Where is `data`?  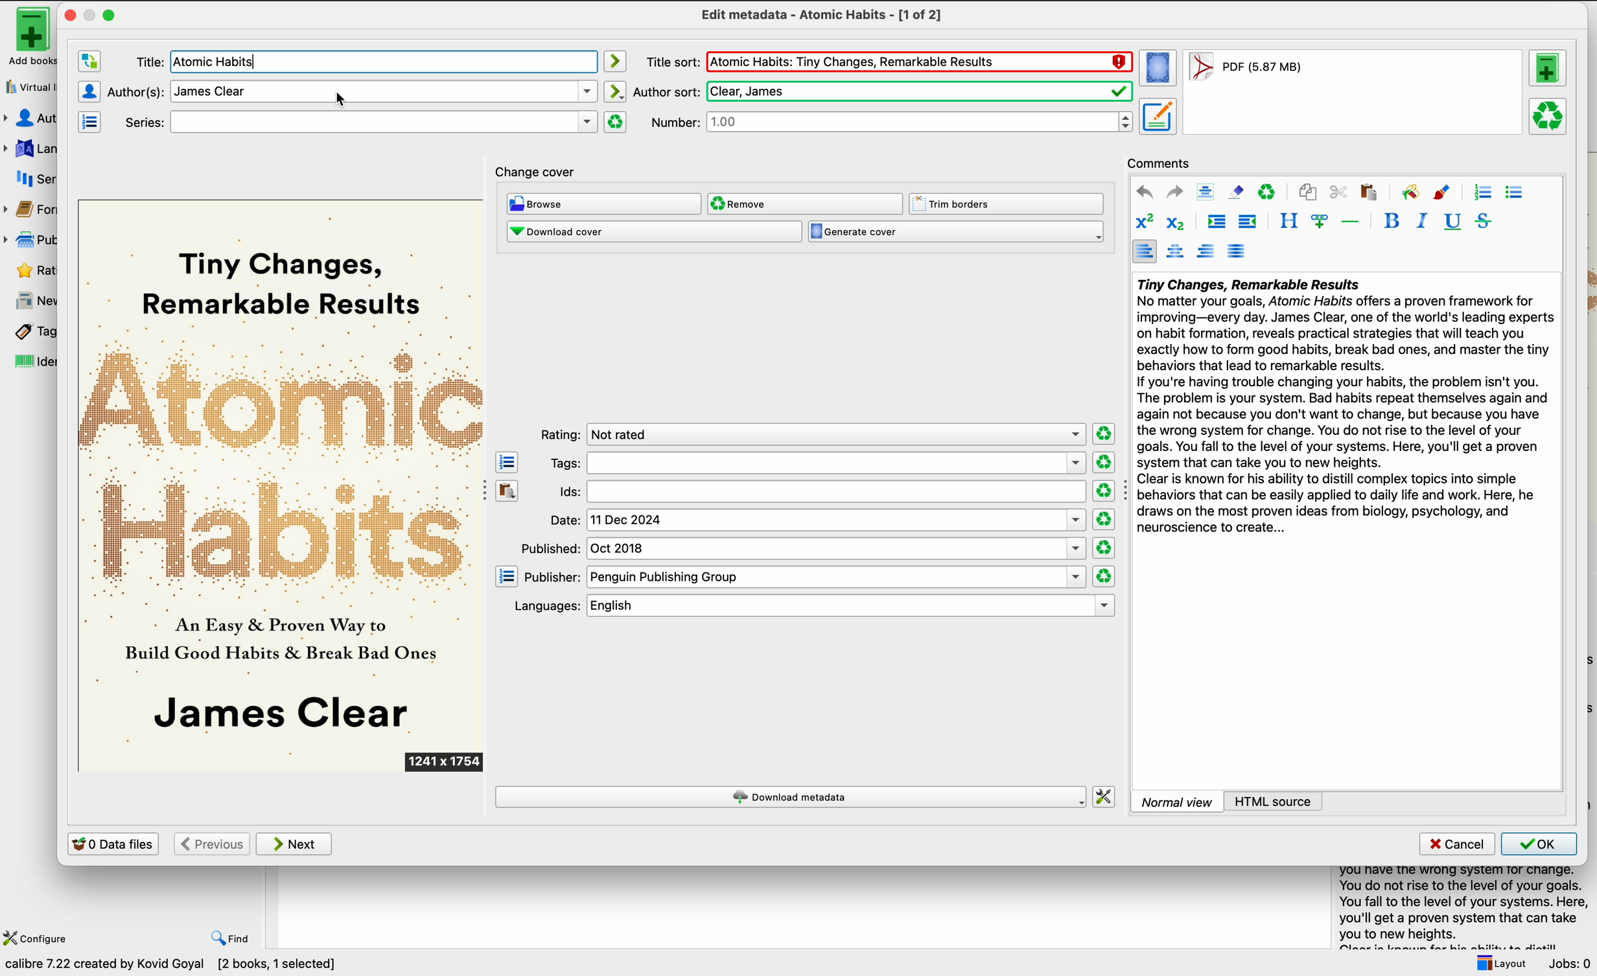 data is located at coordinates (176, 966).